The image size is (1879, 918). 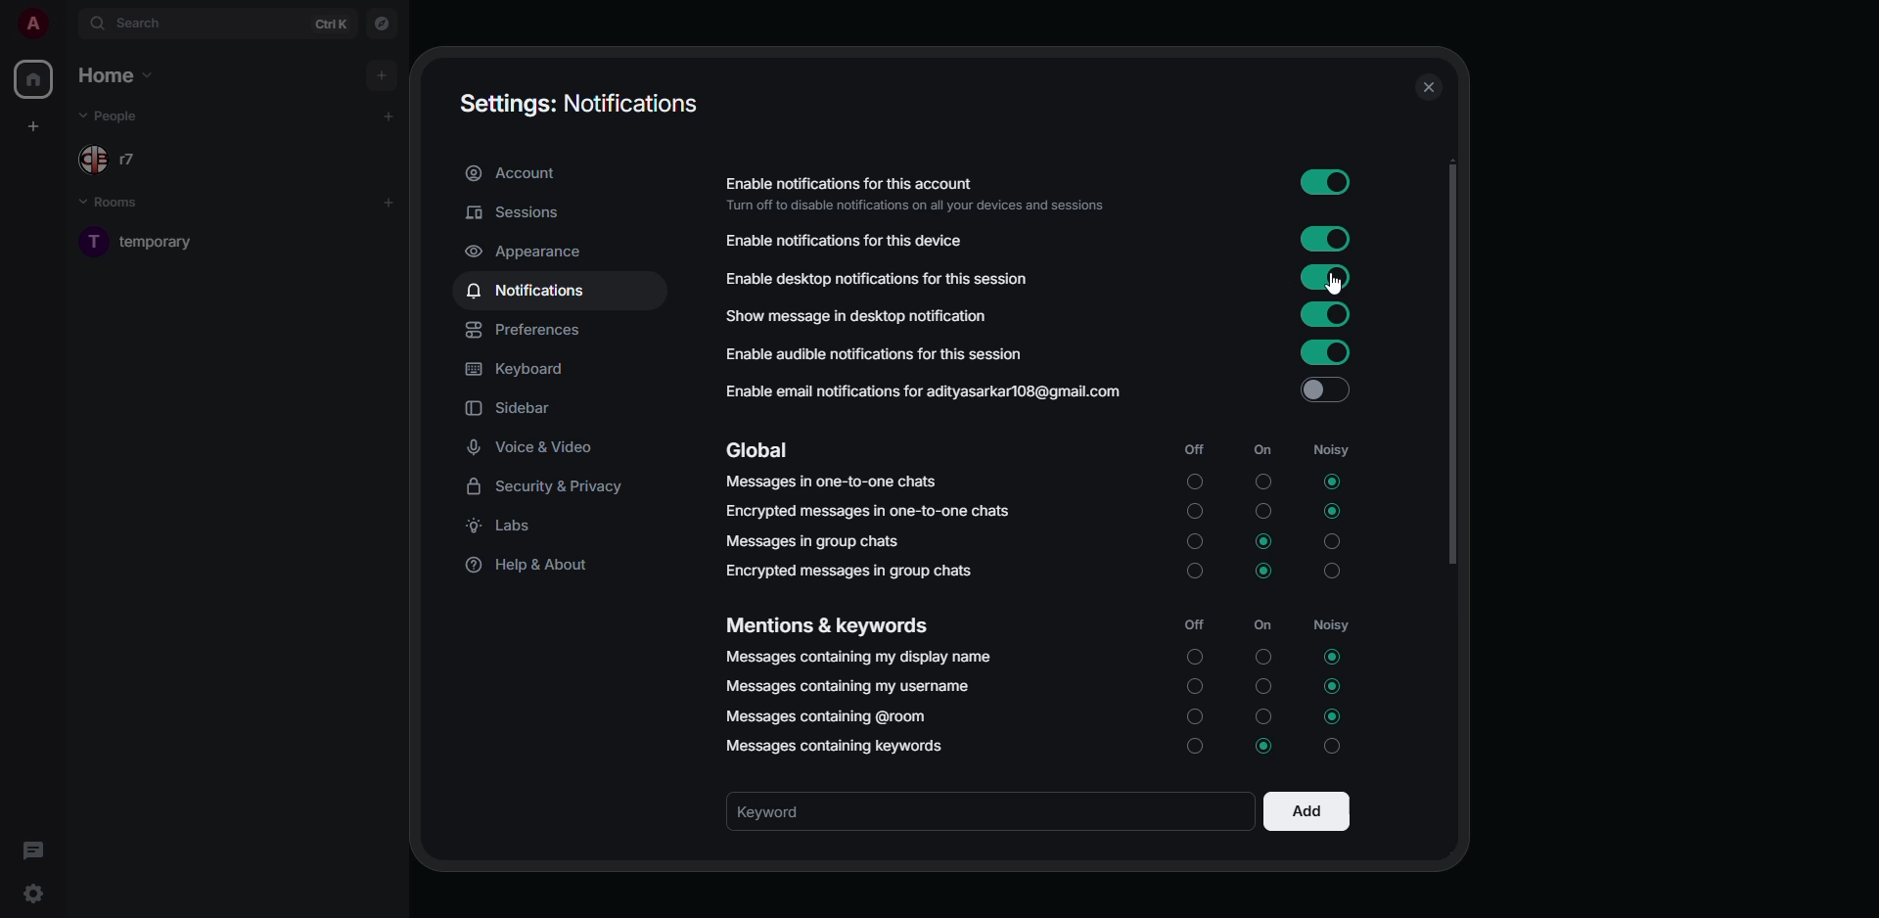 I want to click on help & about, so click(x=531, y=567).